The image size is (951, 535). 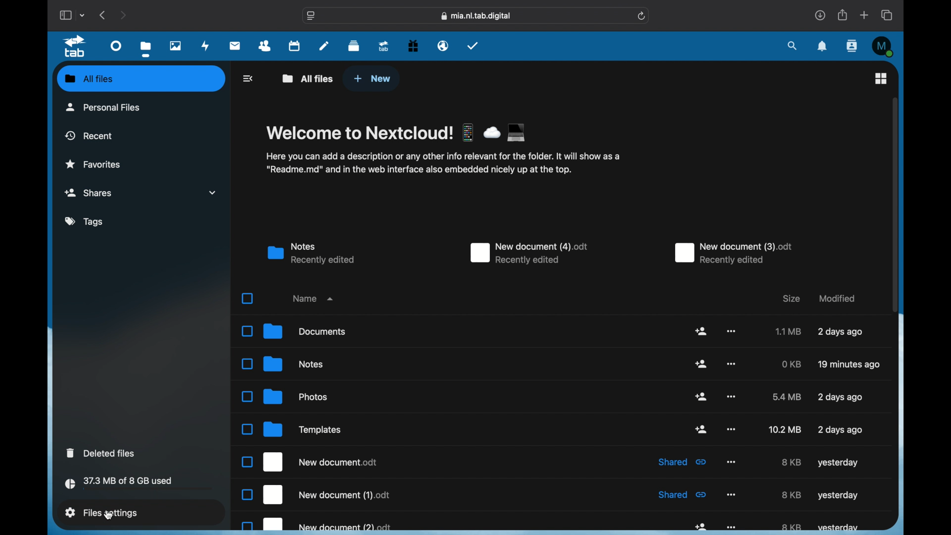 What do you see at coordinates (529, 254) in the screenshot?
I see `new document` at bounding box center [529, 254].